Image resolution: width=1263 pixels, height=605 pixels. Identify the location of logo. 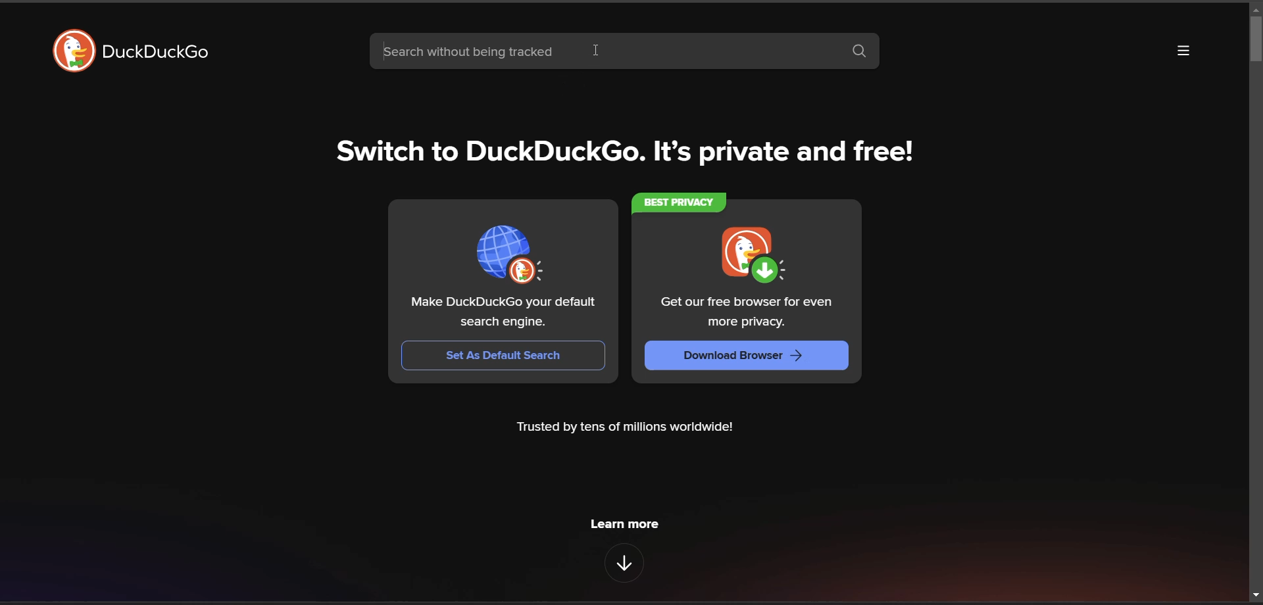
(75, 51).